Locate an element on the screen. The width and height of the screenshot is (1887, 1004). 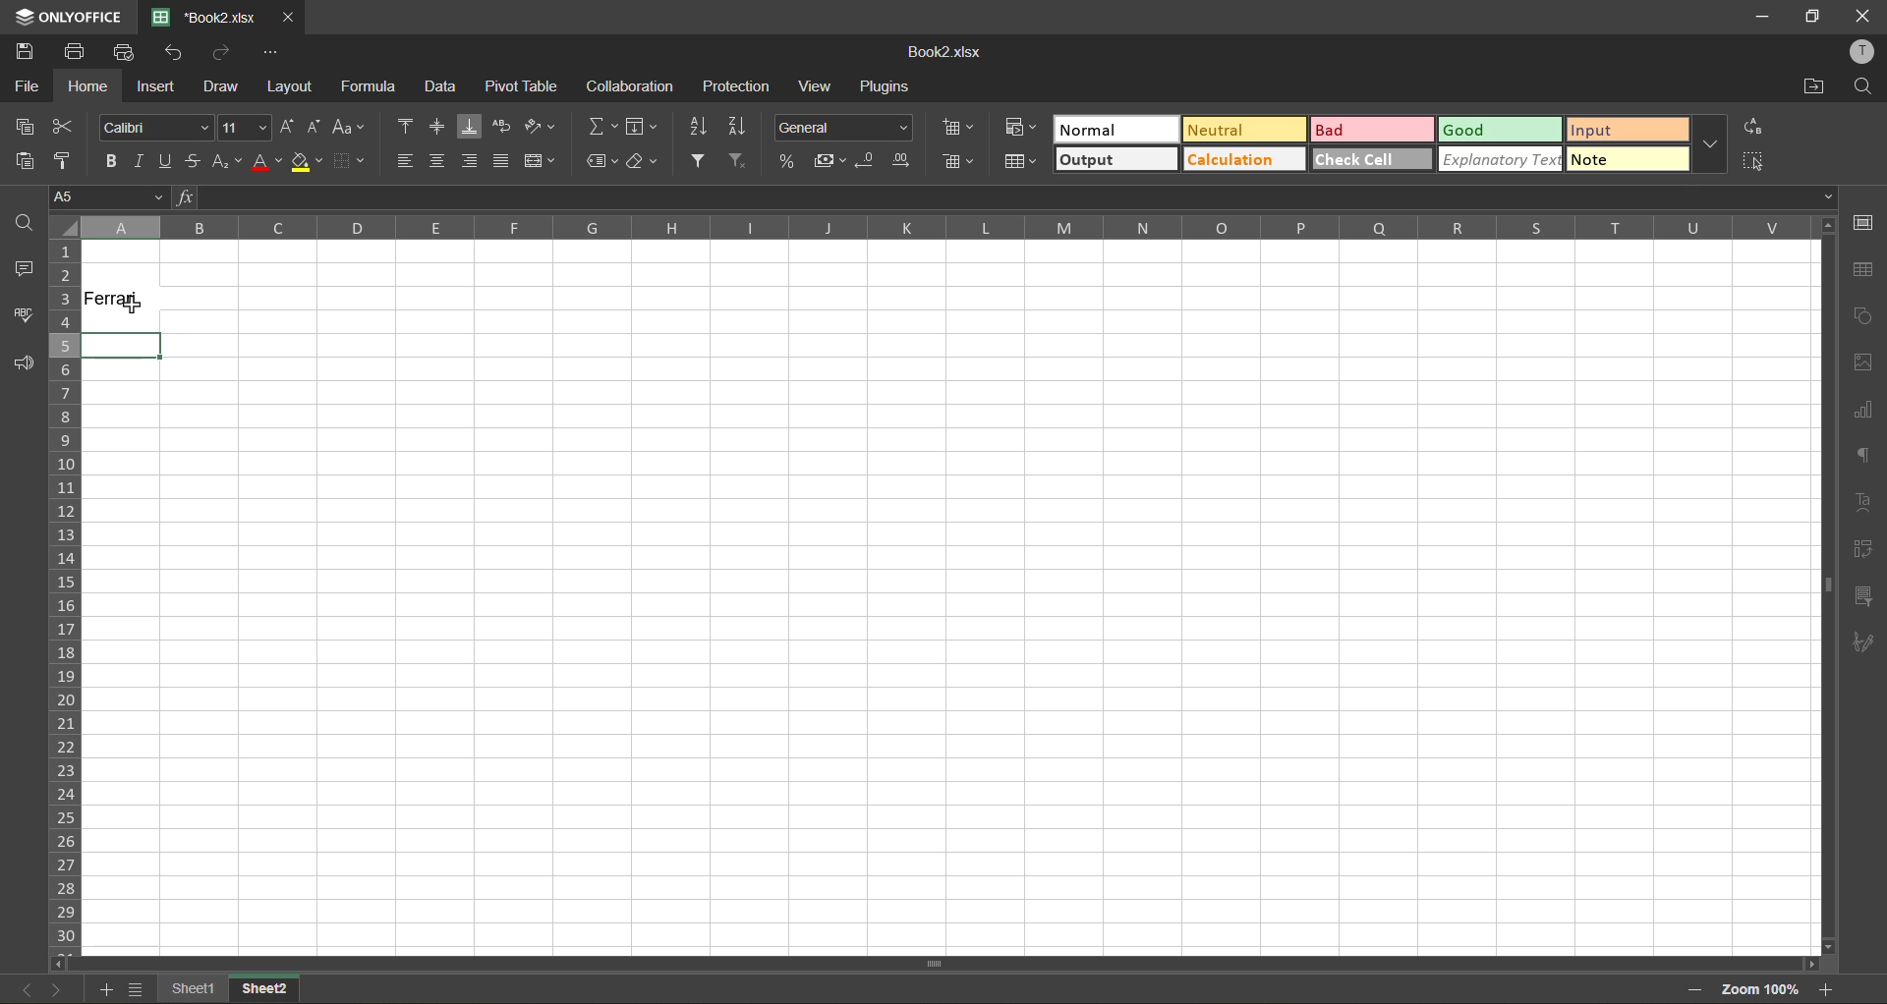
home is located at coordinates (88, 85).